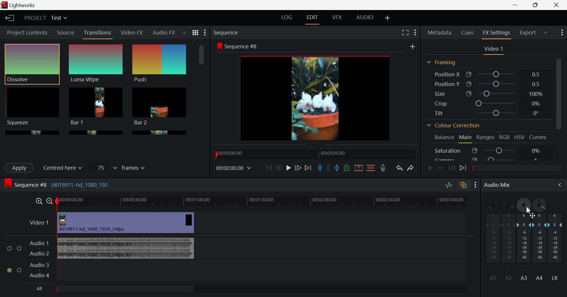  Describe the element at coordinates (43, 201) in the screenshot. I see `Timeline Zoom In/Out` at that location.